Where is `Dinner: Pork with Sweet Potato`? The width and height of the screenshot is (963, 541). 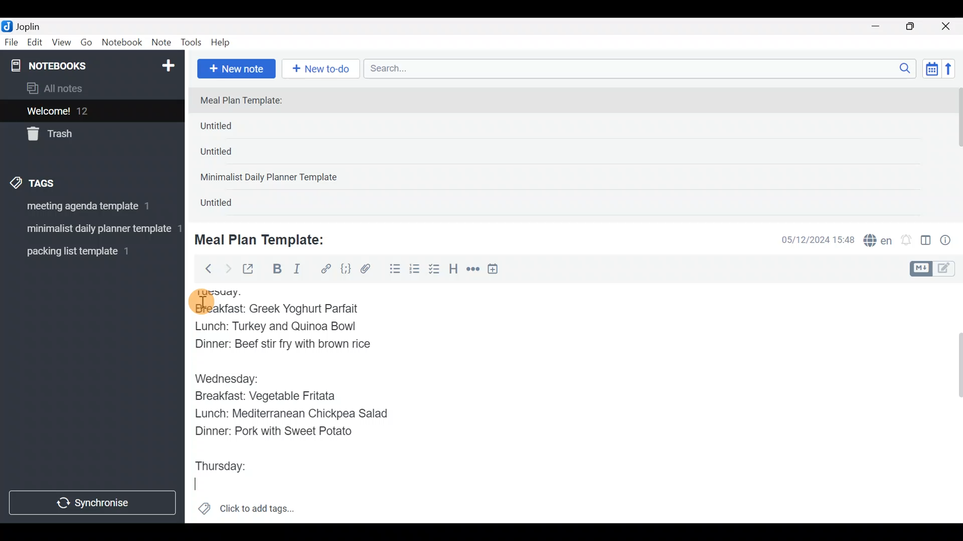 Dinner: Pork with Sweet Potato is located at coordinates (285, 432).